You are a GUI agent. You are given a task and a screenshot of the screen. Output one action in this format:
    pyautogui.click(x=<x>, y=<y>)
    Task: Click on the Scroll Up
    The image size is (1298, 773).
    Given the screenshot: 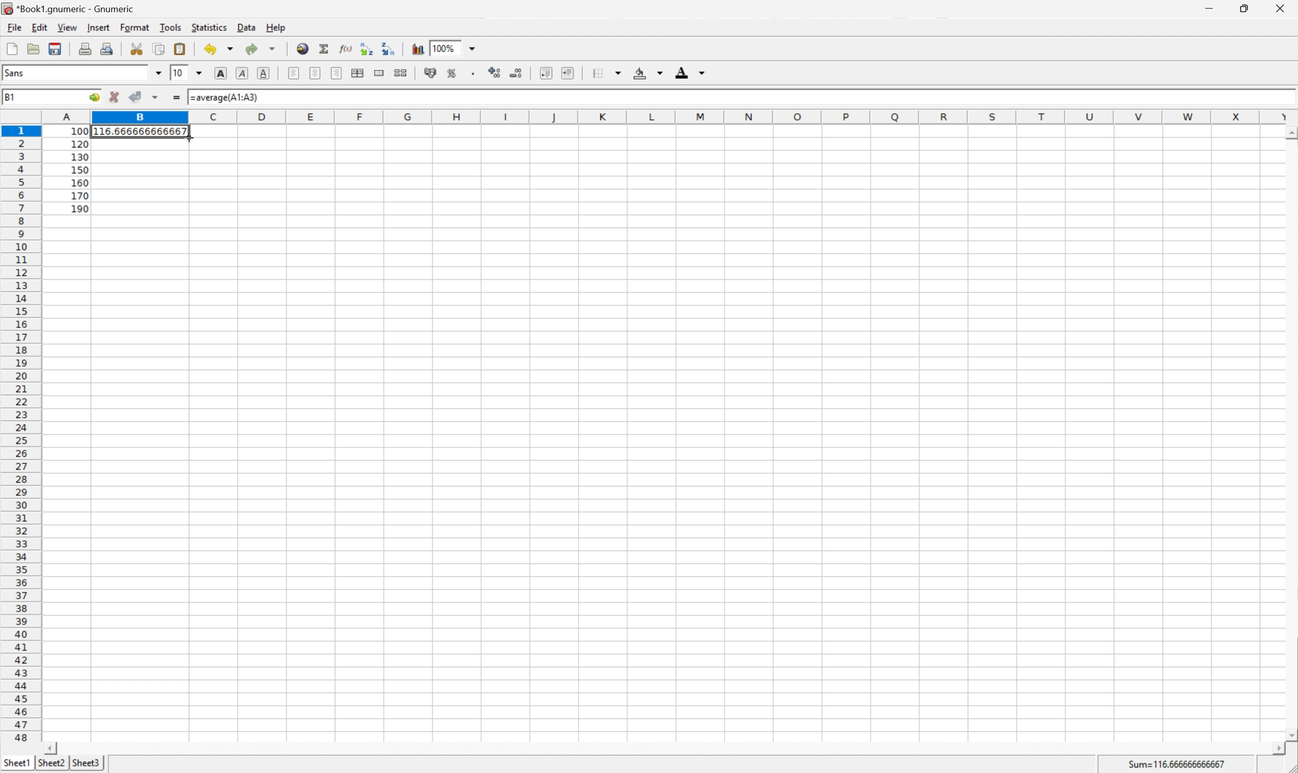 What is the action you would take?
    pyautogui.click(x=1290, y=132)
    